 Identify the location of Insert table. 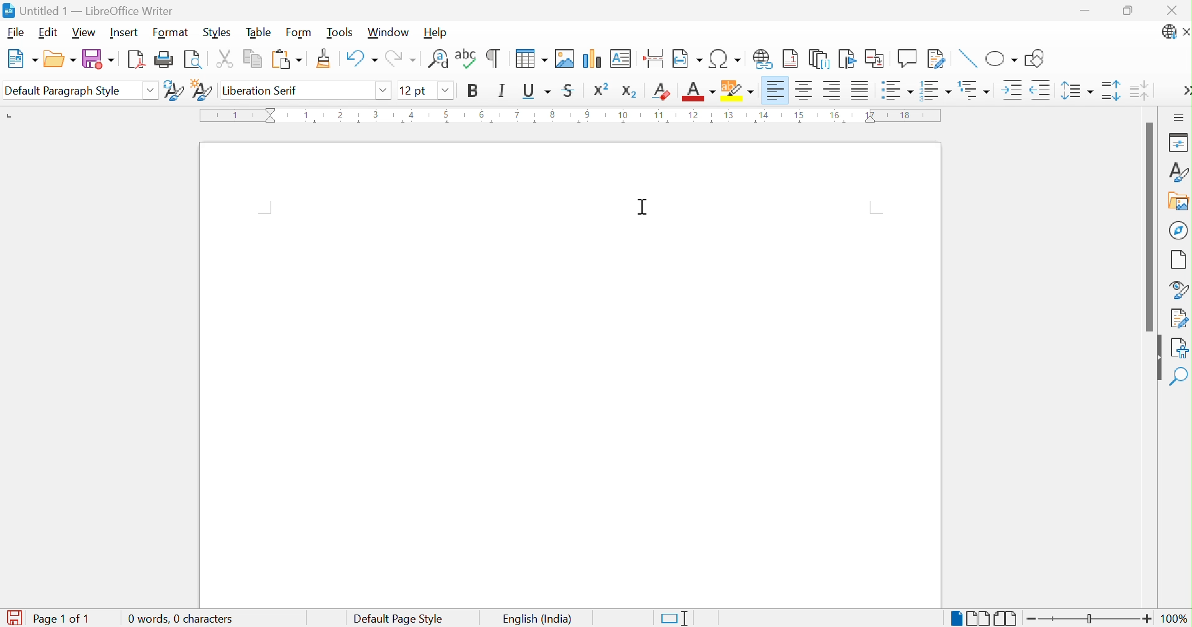
(530, 58).